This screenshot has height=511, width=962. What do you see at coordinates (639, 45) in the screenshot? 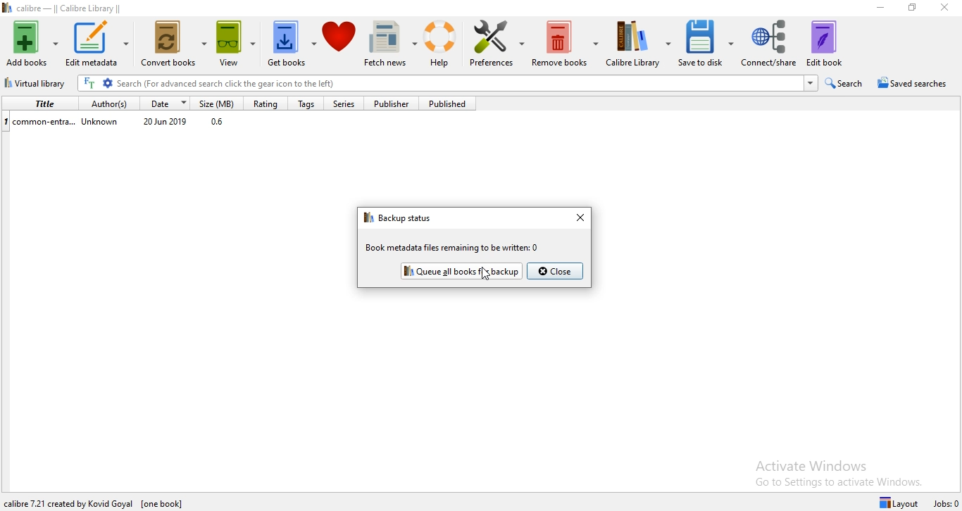
I see `Calibre Library` at bounding box center [639, 45].